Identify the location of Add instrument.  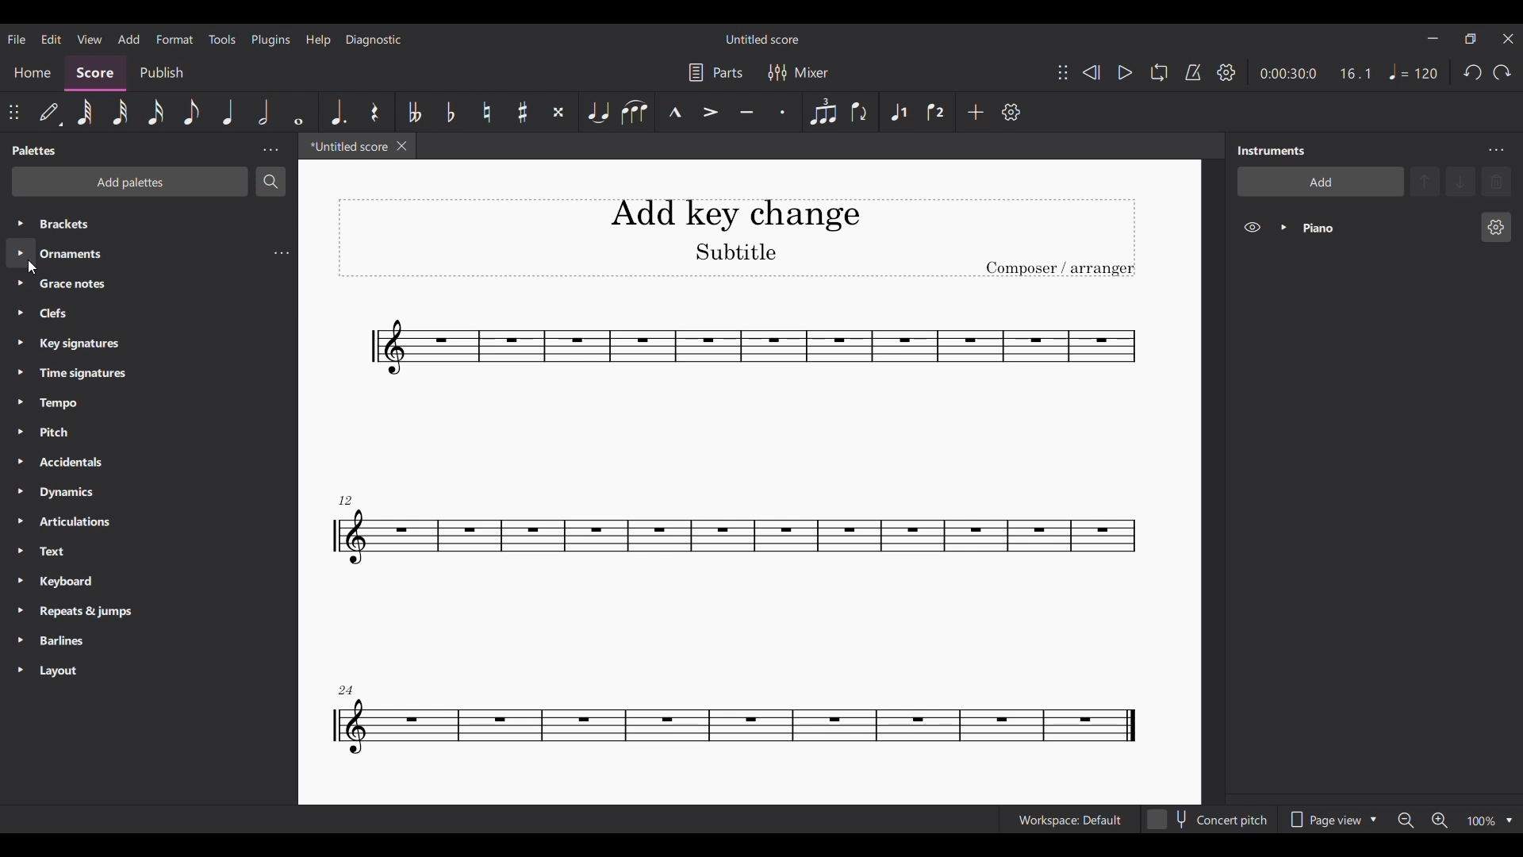
(1321, 182).